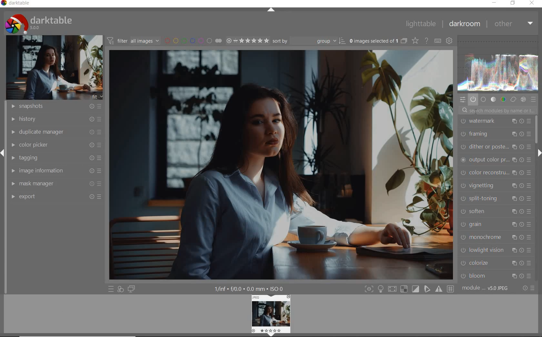 This screenshot has width=542, height=337. What do you see at coordinates (495, 237) in the screenshot?
I see `monochrome` at bounding box center [495, 237].